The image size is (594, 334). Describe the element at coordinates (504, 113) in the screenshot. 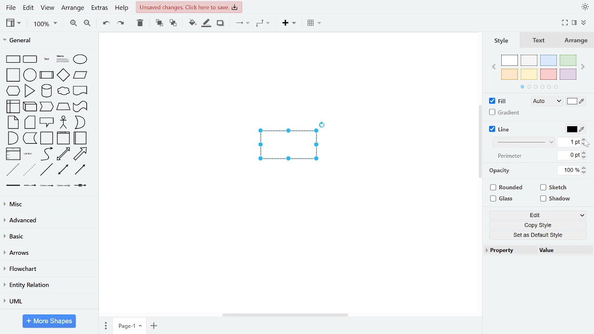

I see `gradient` at that location.